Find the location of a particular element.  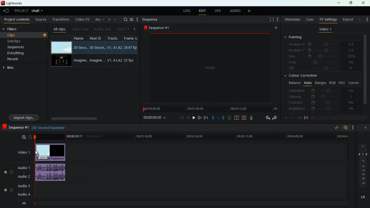

au is located at coordinates (97, 19).